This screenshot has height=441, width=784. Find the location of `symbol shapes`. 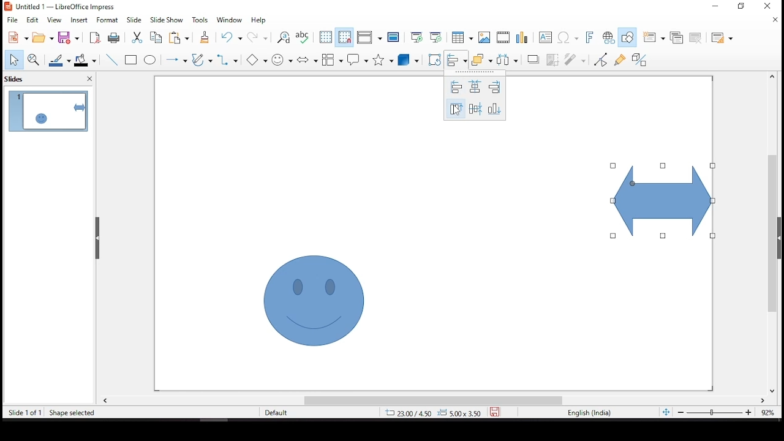

symbol shapes is located at coordinates (284, 59).